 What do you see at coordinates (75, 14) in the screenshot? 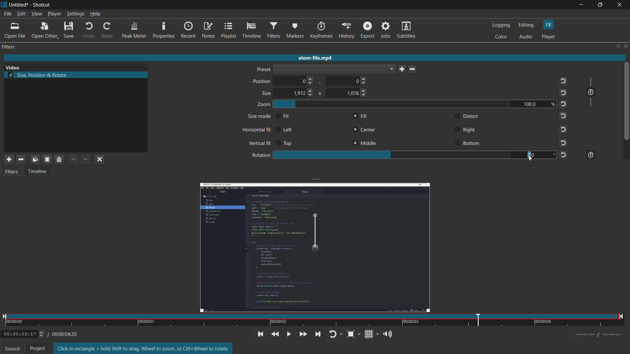
I see `settings menu` at bounding box center [75, 14].